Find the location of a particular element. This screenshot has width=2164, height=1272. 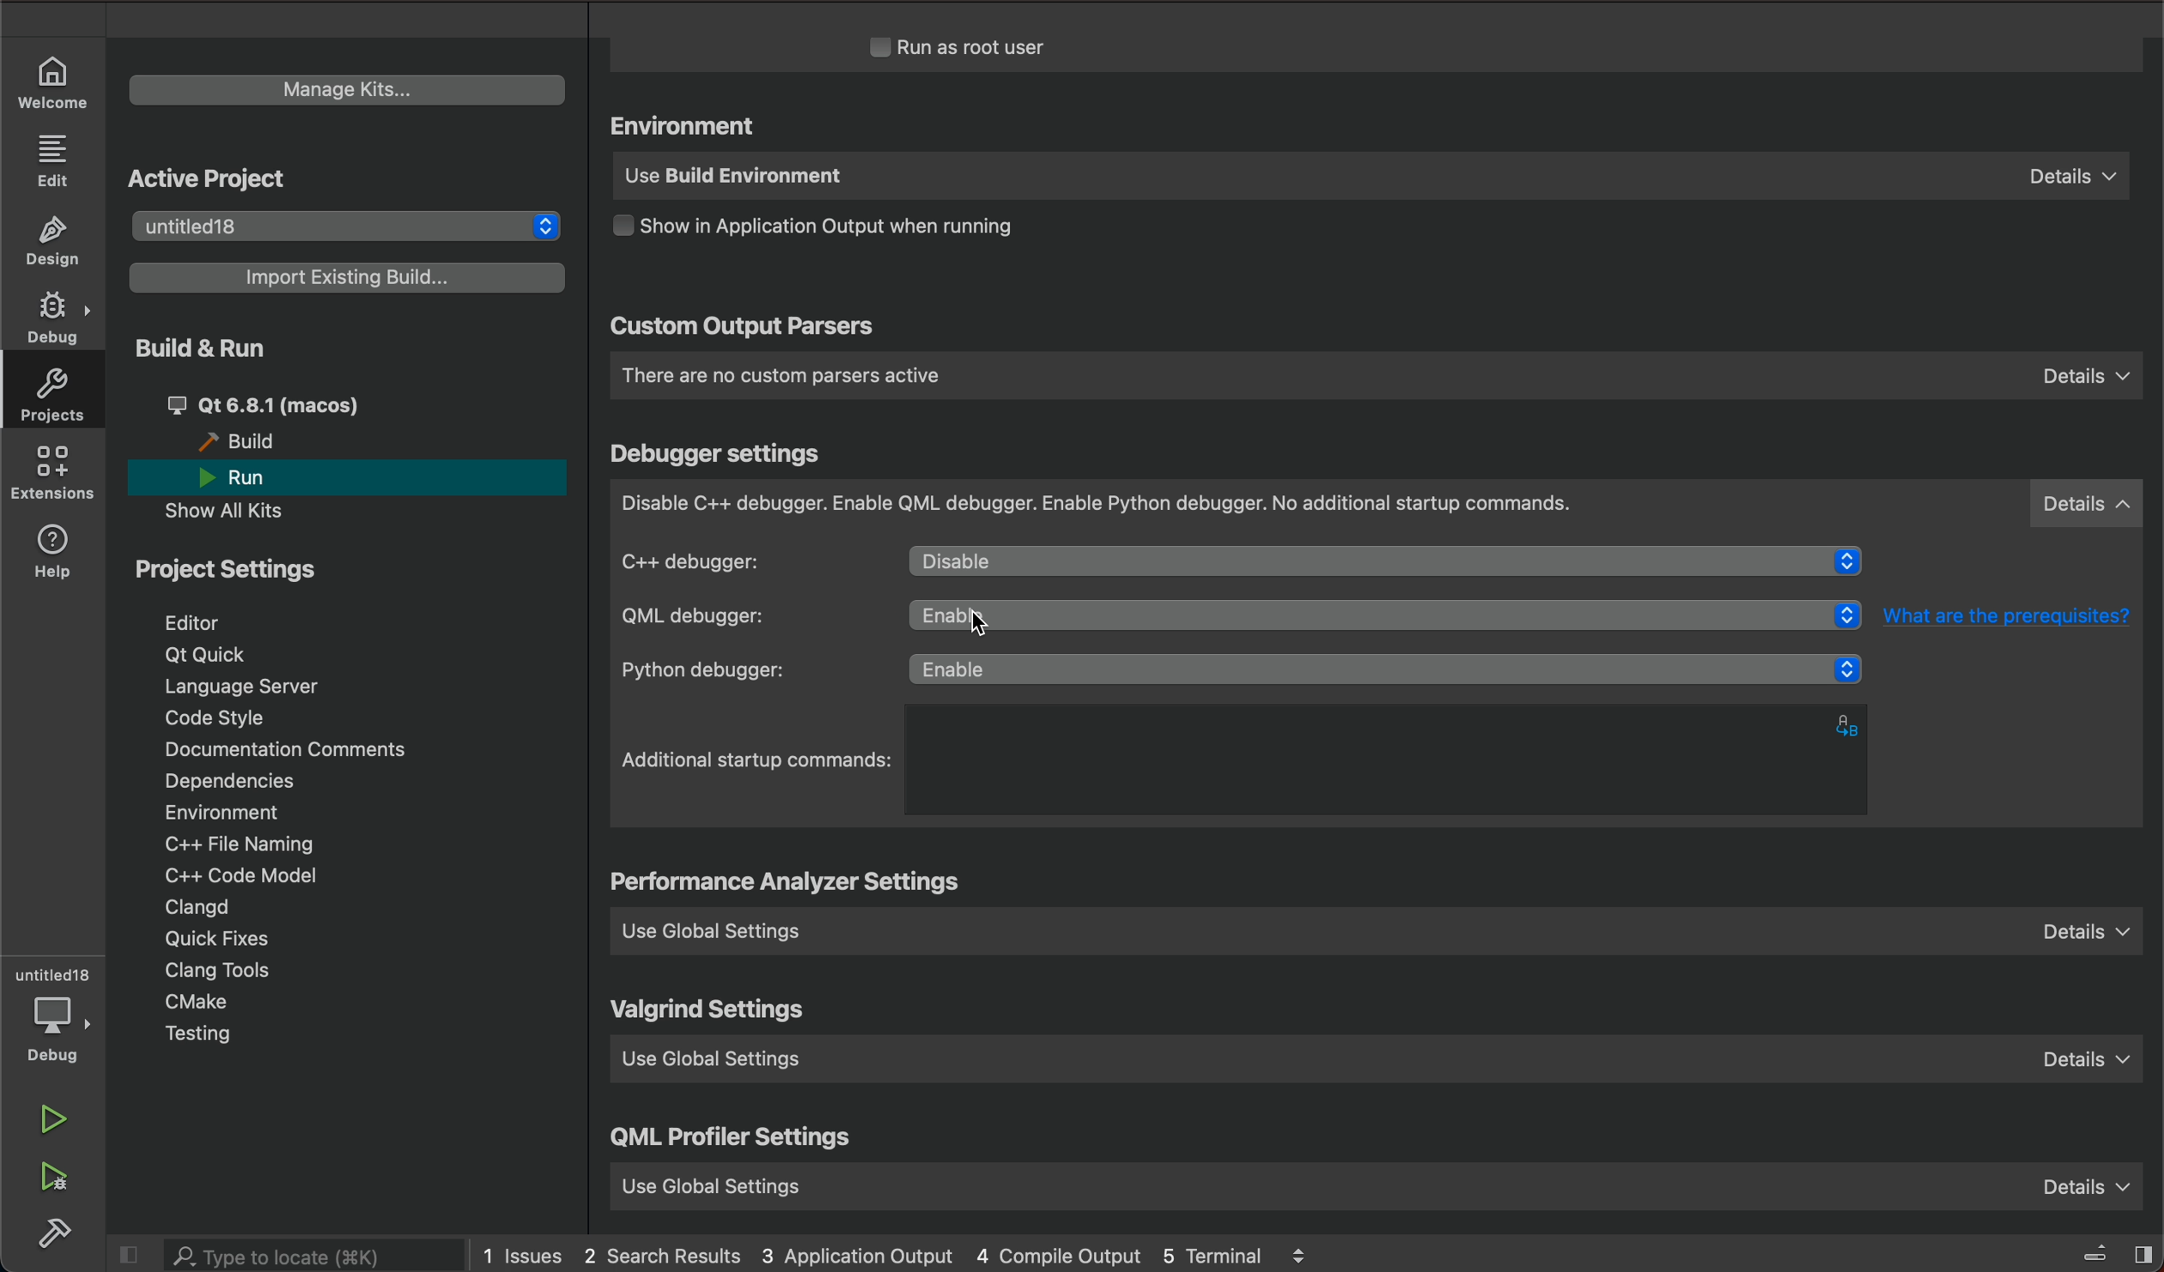

run is located at coordinates (53, 1118).